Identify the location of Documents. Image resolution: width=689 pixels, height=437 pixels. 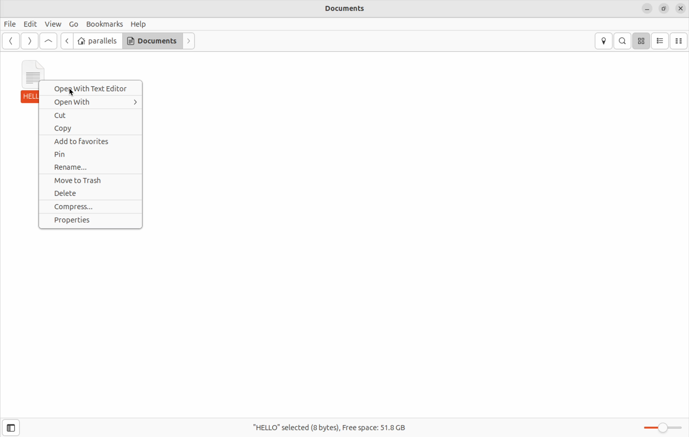
(346, 9).